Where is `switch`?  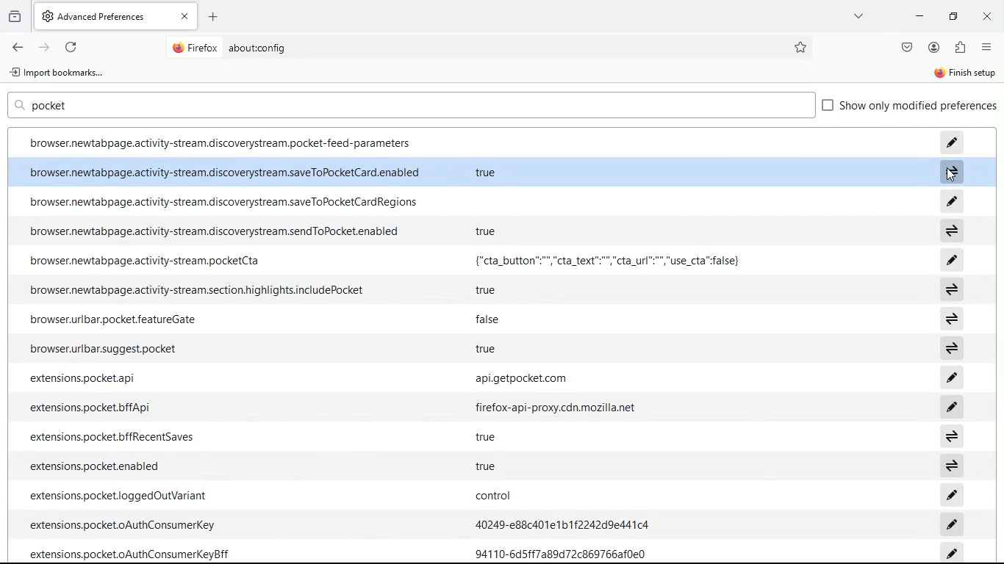
switch is located at coordinates (953, 436).